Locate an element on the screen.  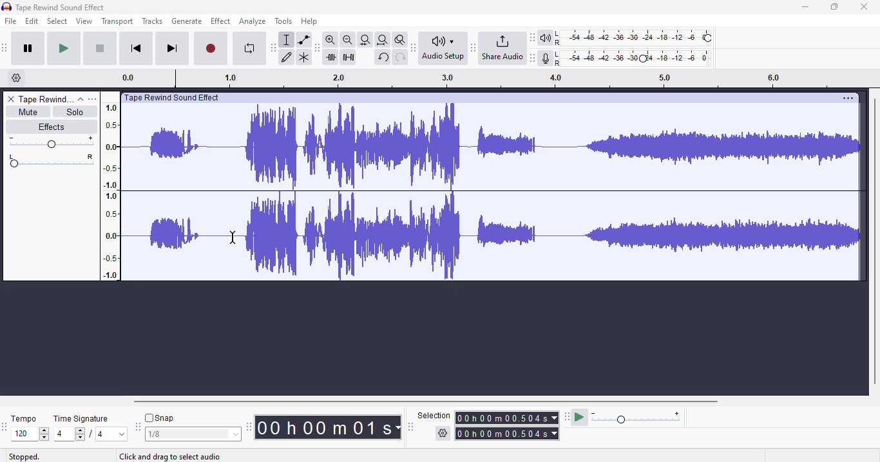
pause is located at coordinates (28, 48).